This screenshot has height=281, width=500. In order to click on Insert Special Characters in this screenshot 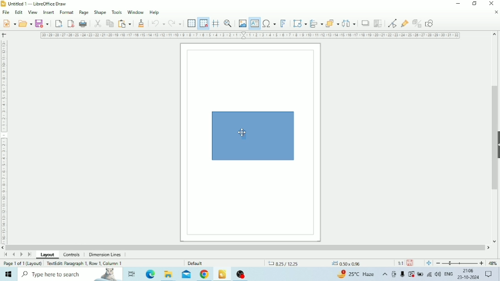, I will do `click(269, 23)`.